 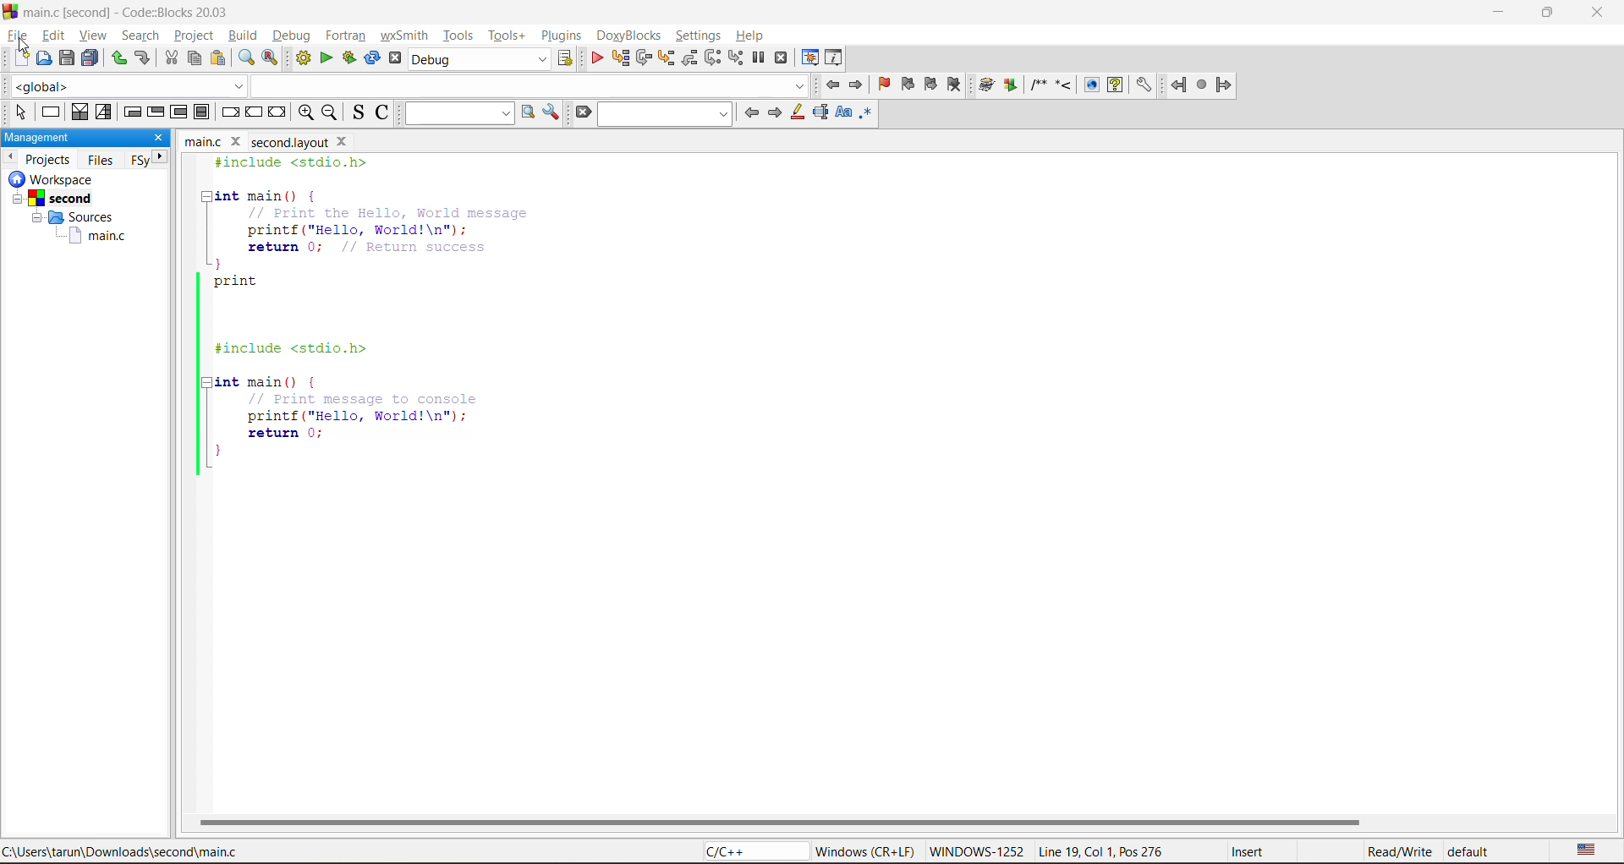 I want to click on FSy next, so click(x=150, y=159).